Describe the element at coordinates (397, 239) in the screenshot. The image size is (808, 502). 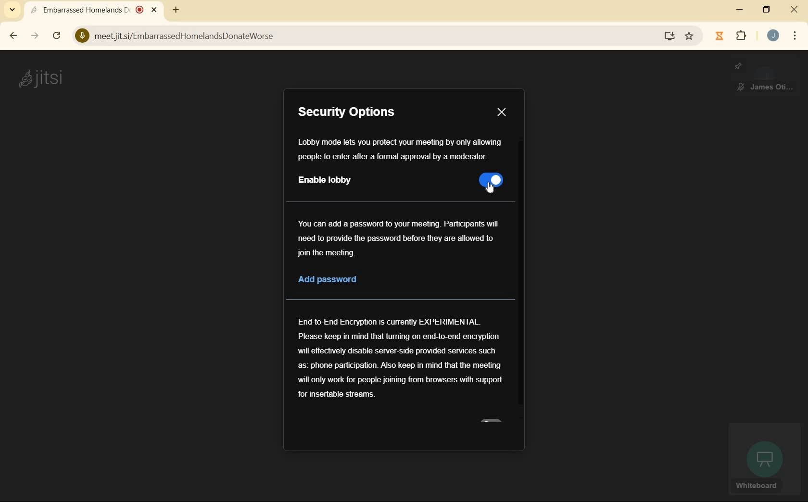
I see `instructions on adding password` at that location.